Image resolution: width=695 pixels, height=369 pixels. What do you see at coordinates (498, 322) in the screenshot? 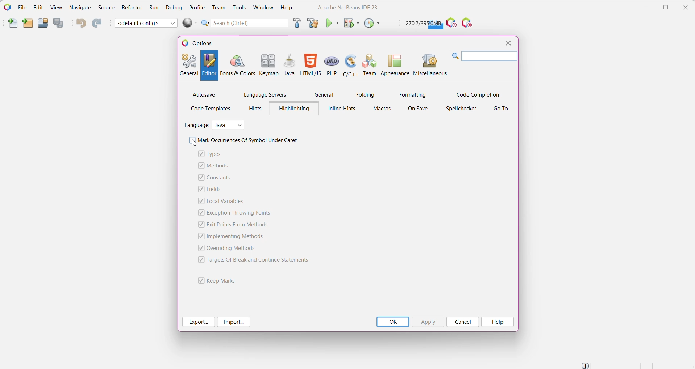
I see `Help` at bounding box center [498, 322].